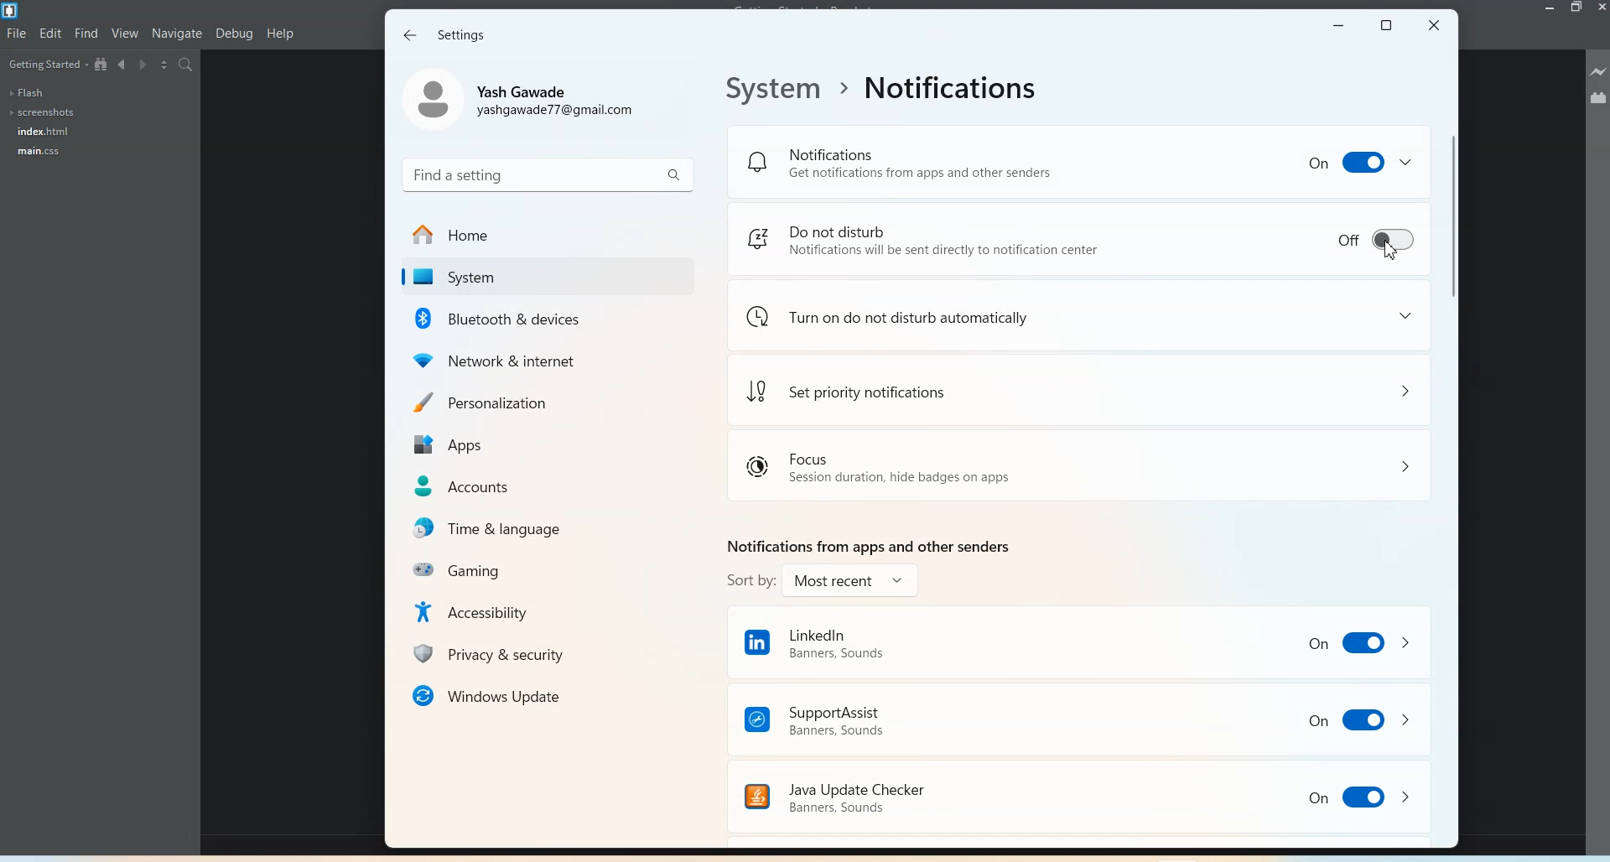 The width and height of the screenshot is (1610, 862). I want to click on Accounts, so click(542, 486).